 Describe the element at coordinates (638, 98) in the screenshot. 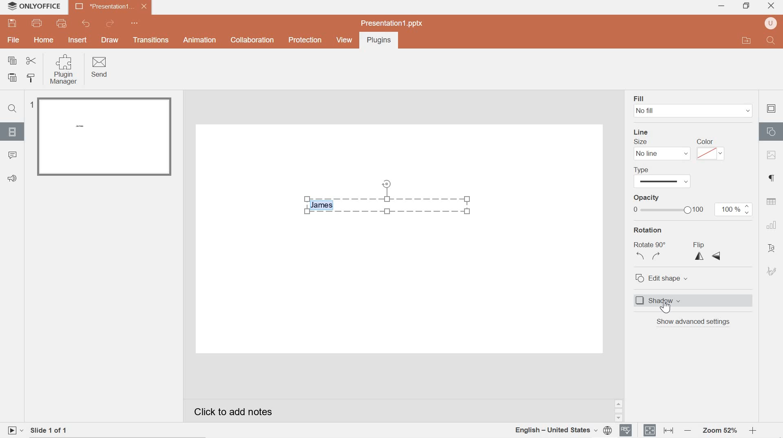

I see `fill` at that location.